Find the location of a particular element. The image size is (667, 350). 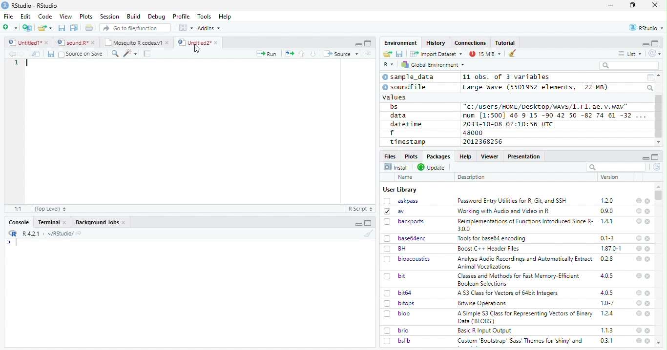

Go to next section is located at coordinates (314, 54).